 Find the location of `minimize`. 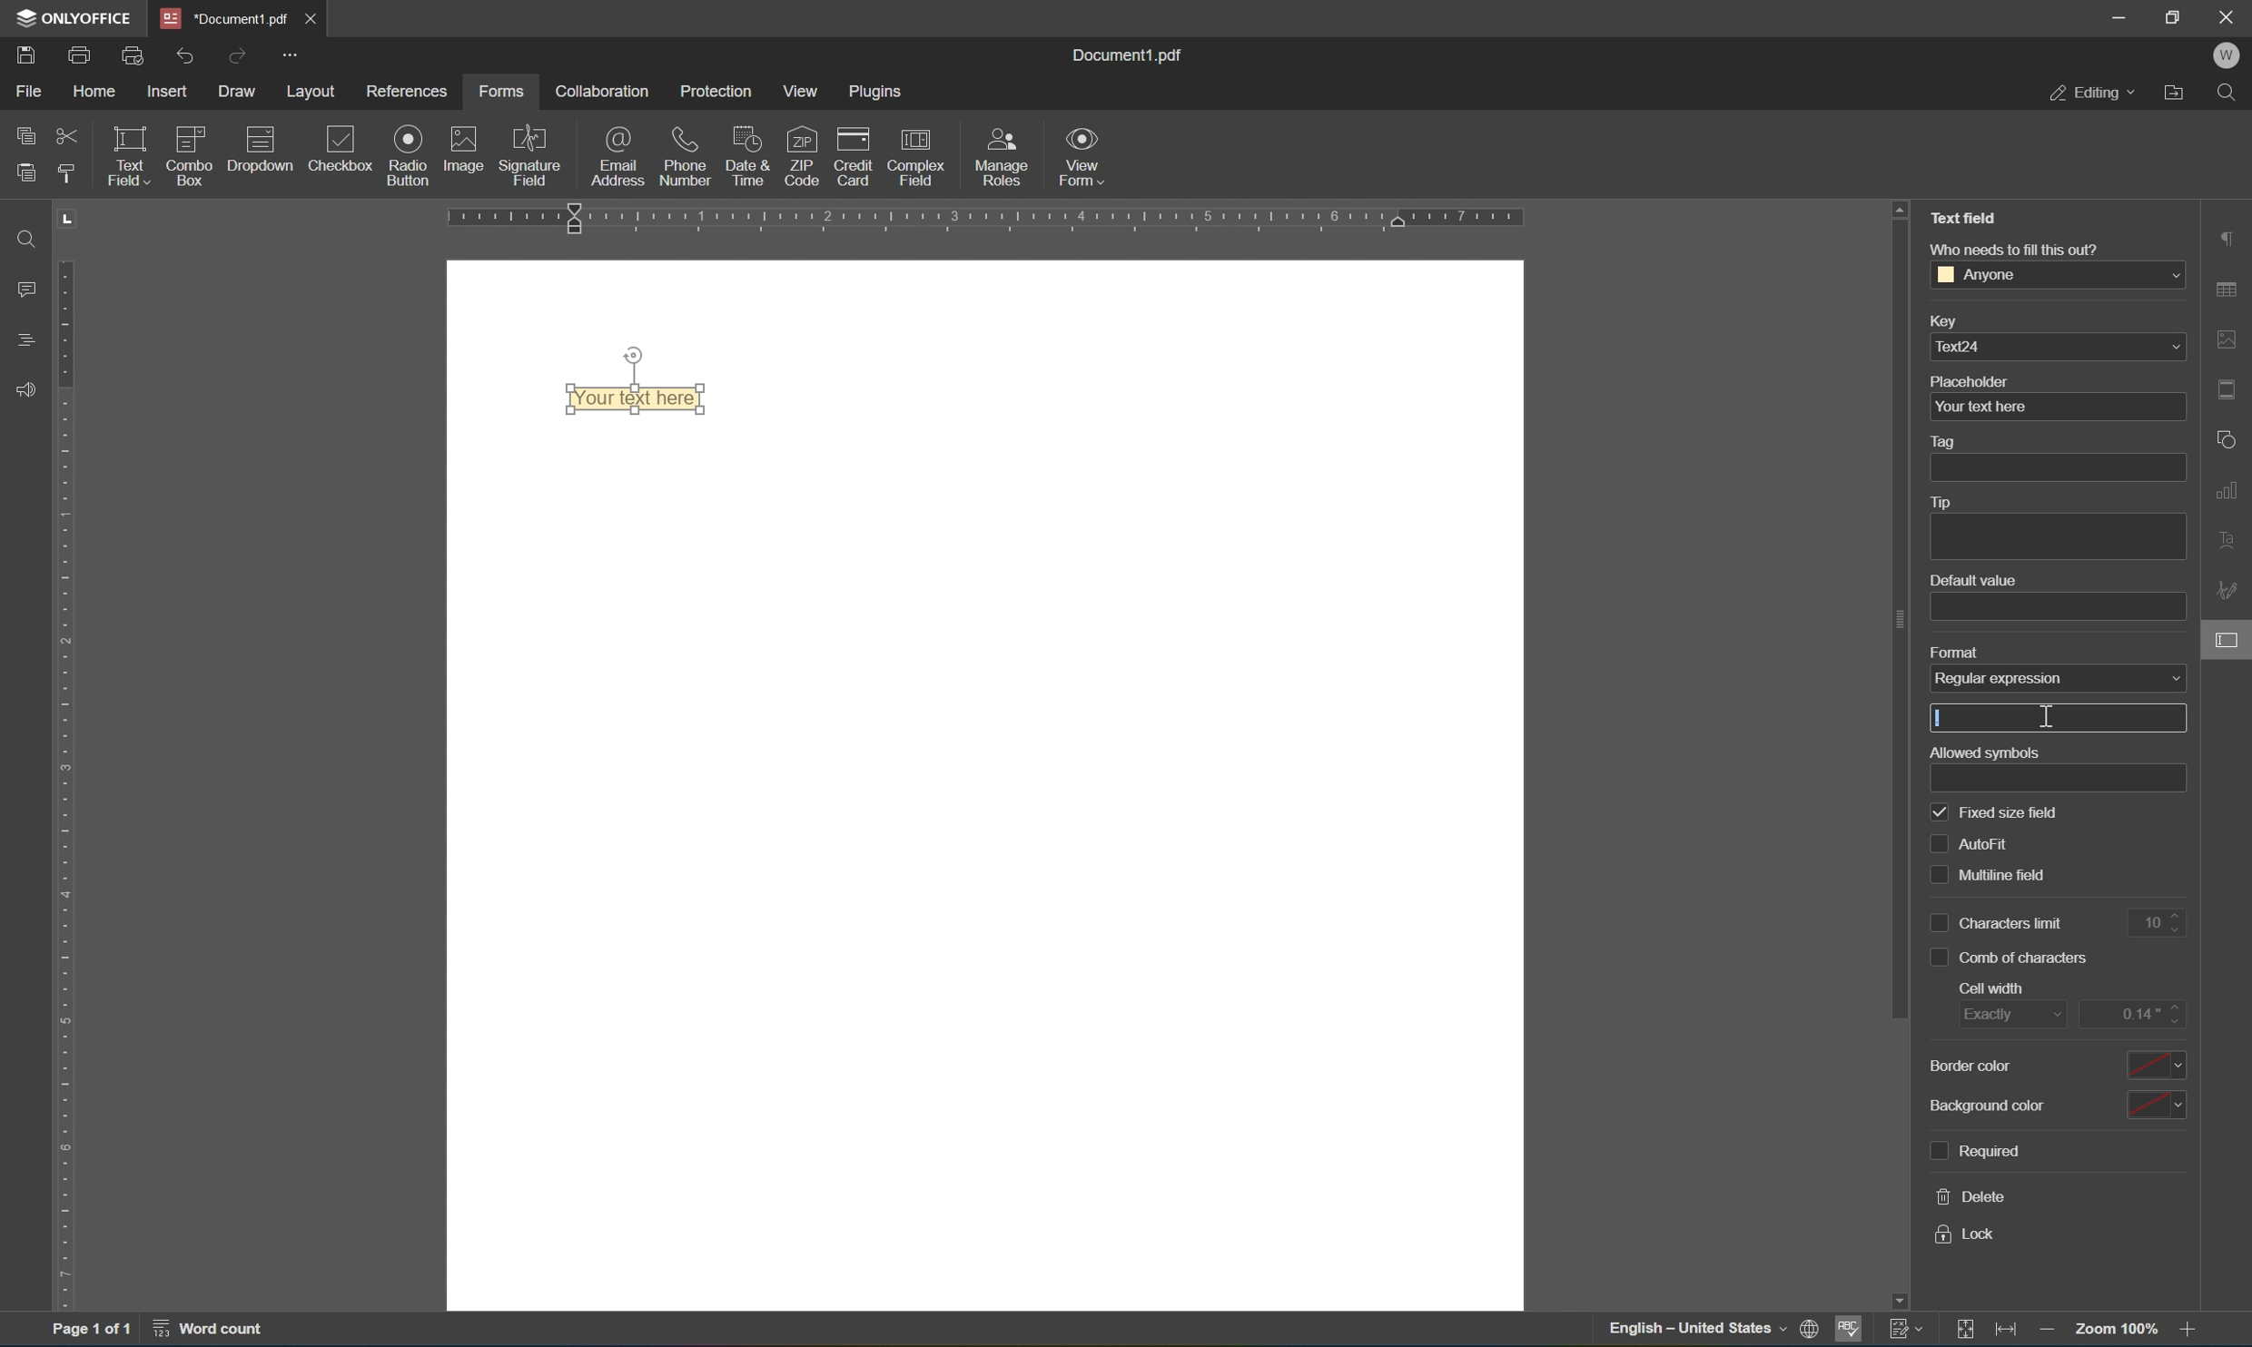

minimize is located at coordinates (2118, 15).